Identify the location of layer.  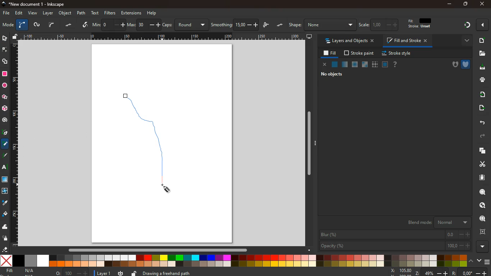
(48, 13).